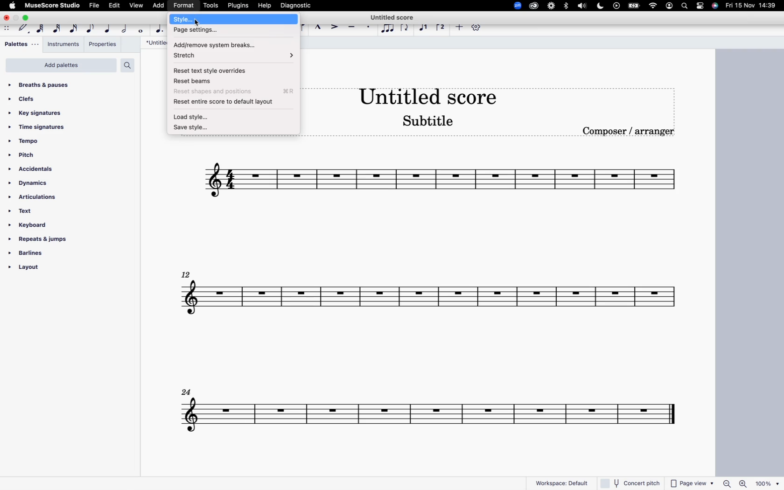  I want to click on close, so click(6, 18).